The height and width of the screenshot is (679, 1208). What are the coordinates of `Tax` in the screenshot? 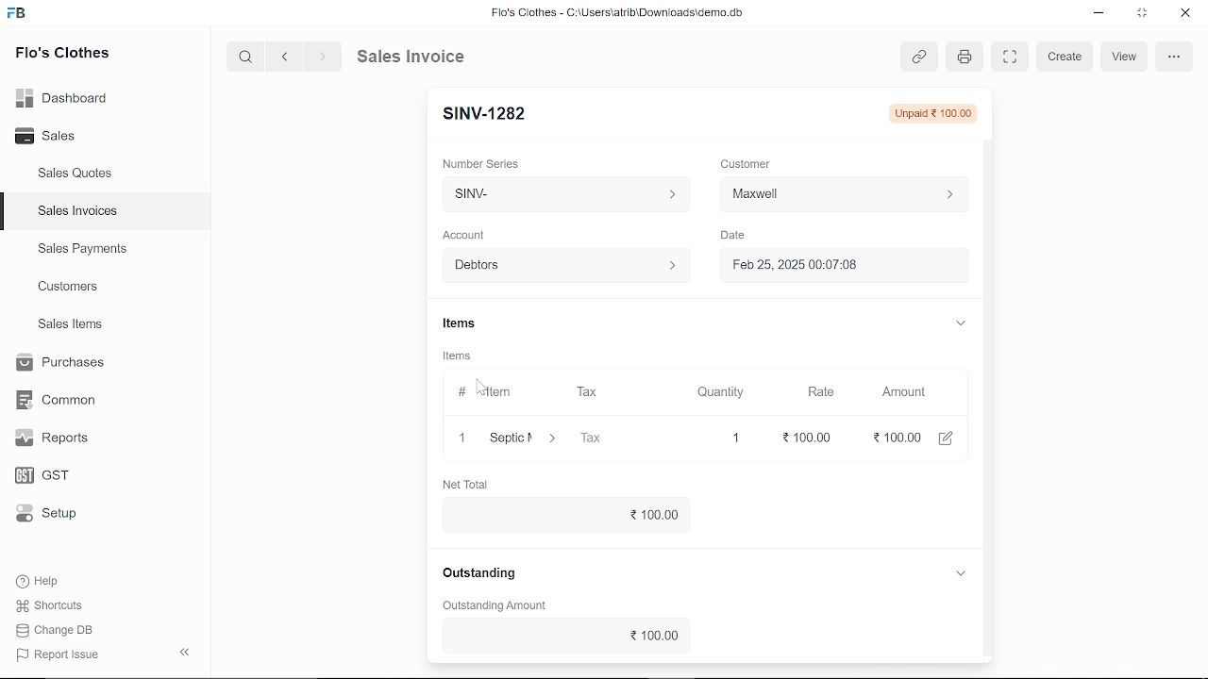 It's located at (588, 393).